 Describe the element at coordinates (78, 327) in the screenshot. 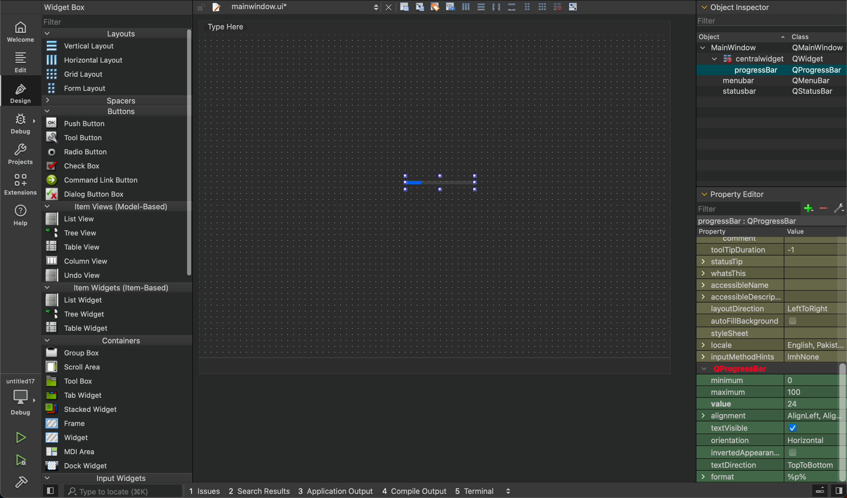

I see `File` at that location.